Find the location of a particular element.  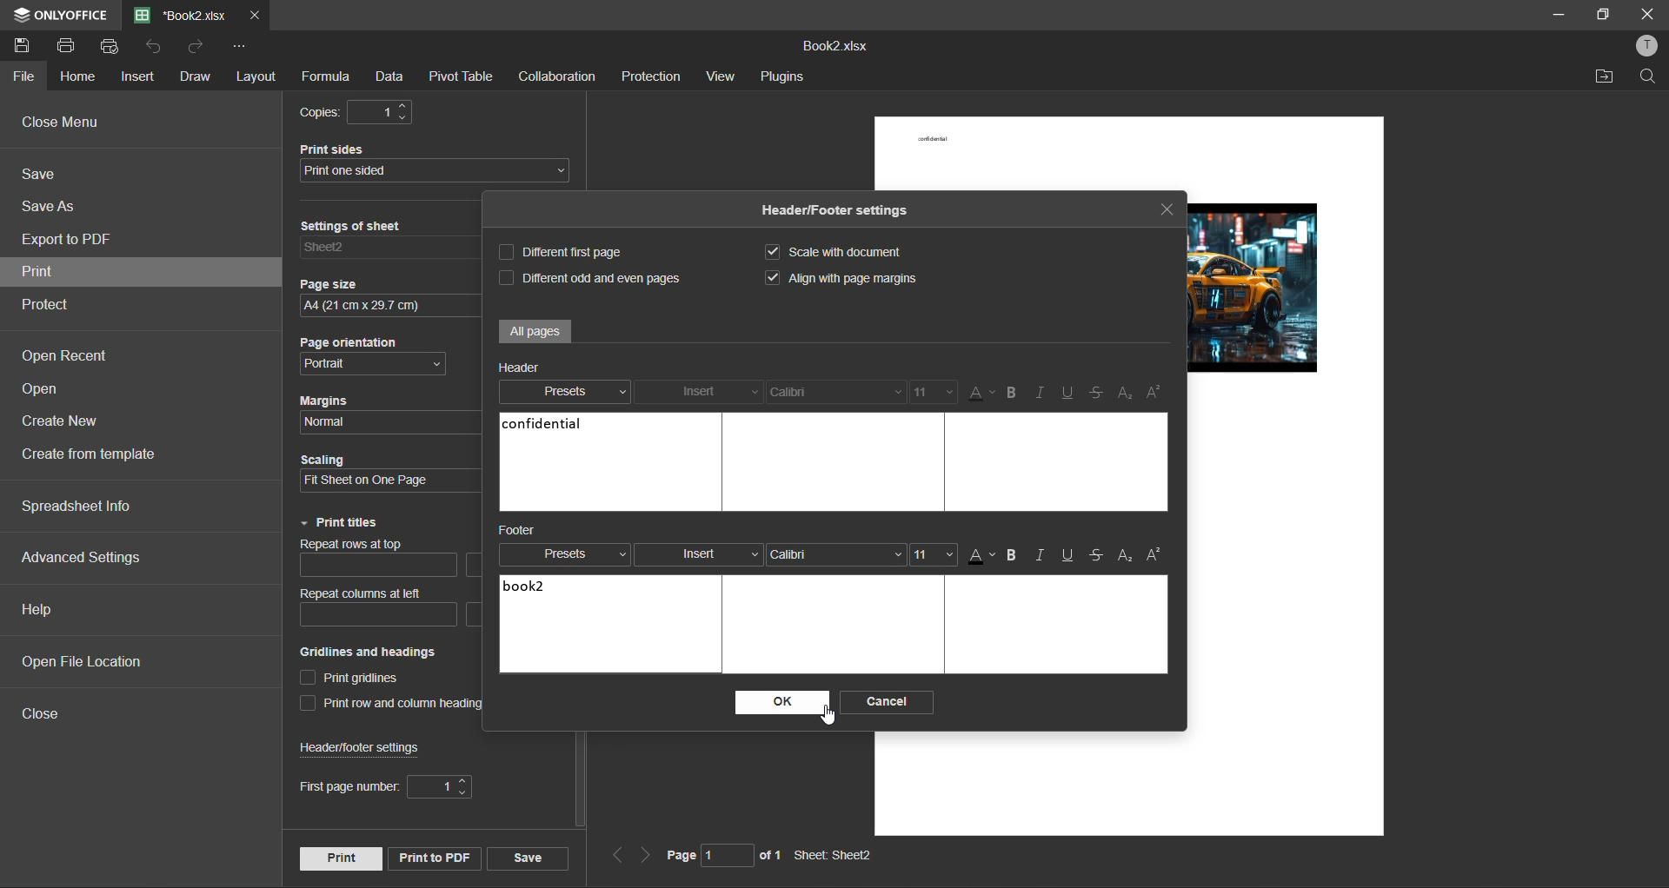

redo is located at coordinates (202, 48).